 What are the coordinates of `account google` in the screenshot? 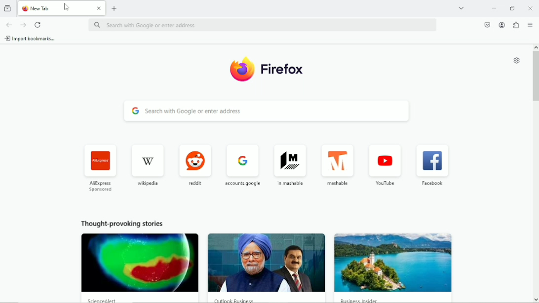 It's located at (240, 162).